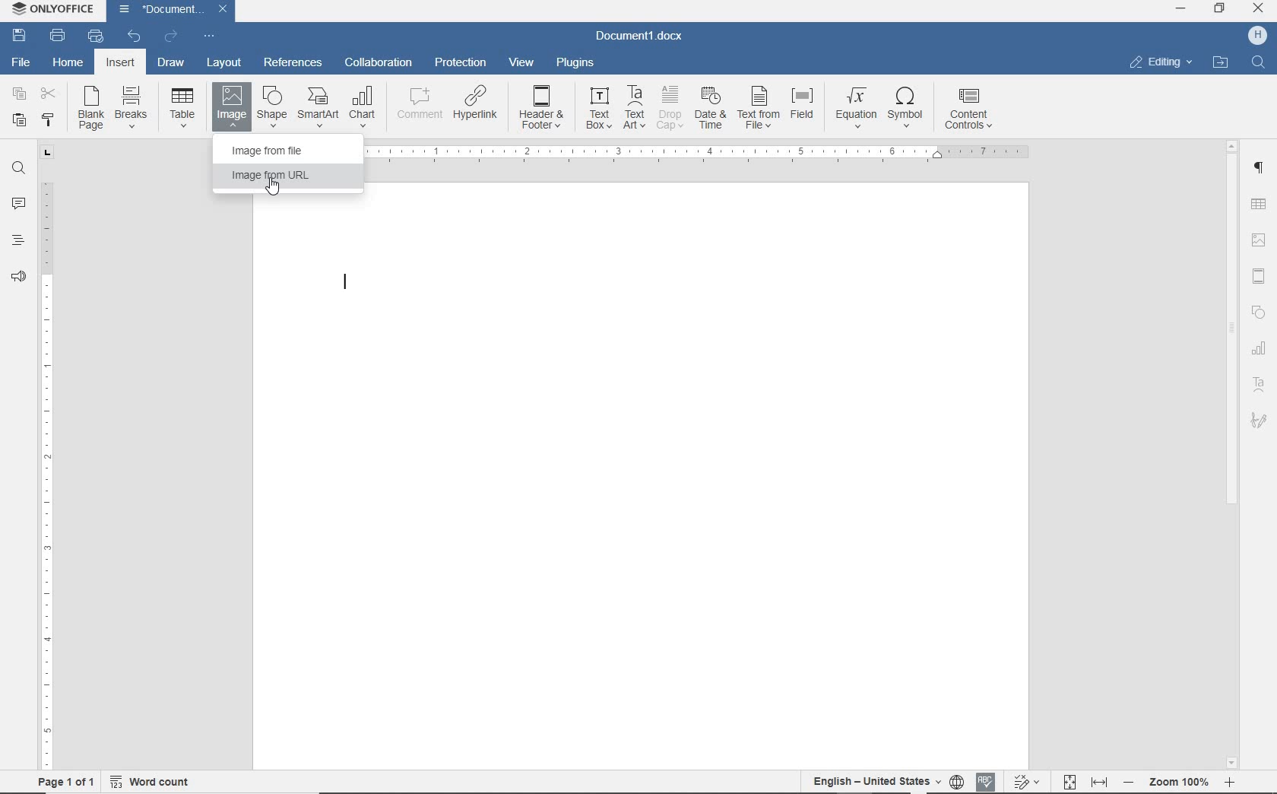 This screenshot has width=1277, height=794. What do you see at coordinates (876, 783) in the screenshot?
I see `English- United States(text language)` at bounding box center [876, 783].